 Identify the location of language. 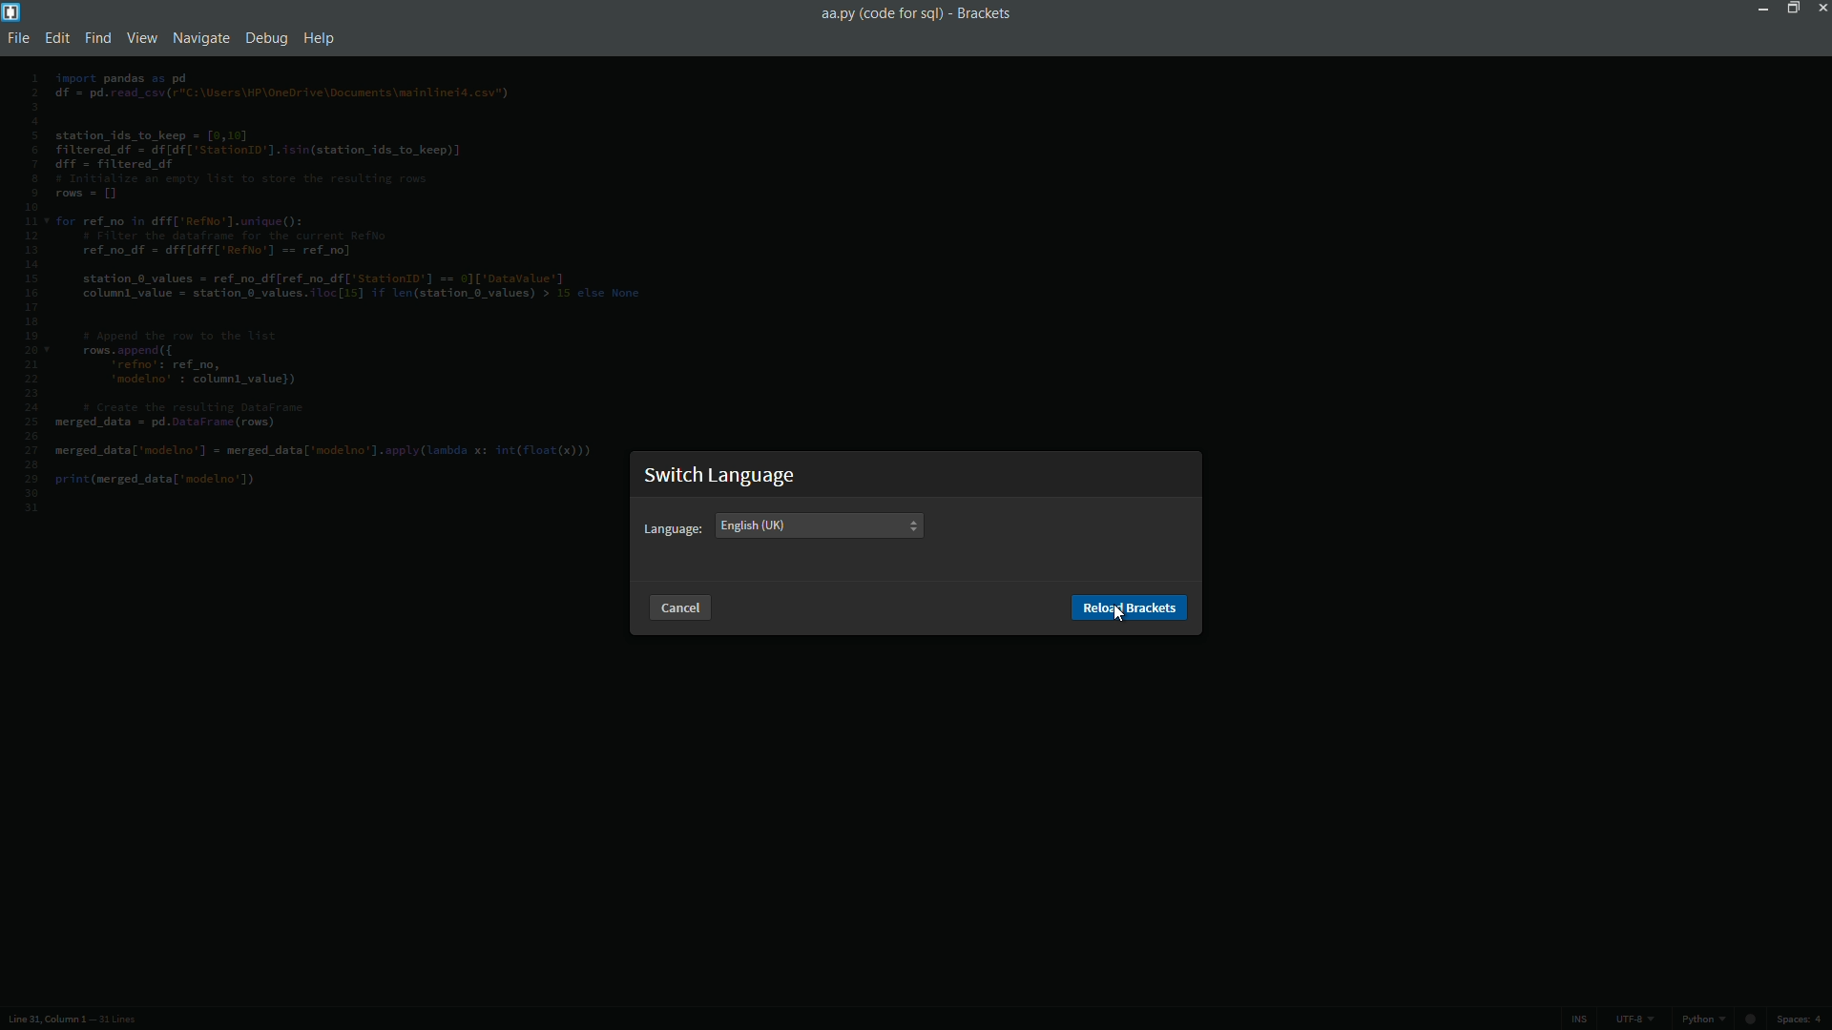
(673, 529).